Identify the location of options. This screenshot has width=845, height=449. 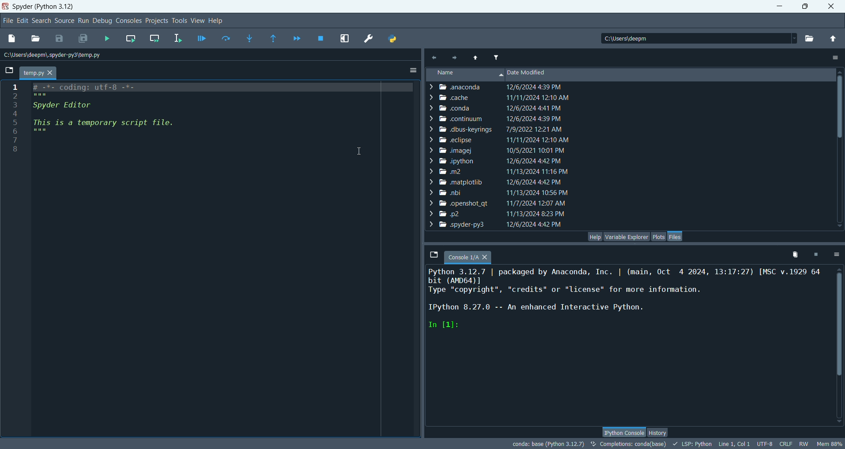
(838, 254).